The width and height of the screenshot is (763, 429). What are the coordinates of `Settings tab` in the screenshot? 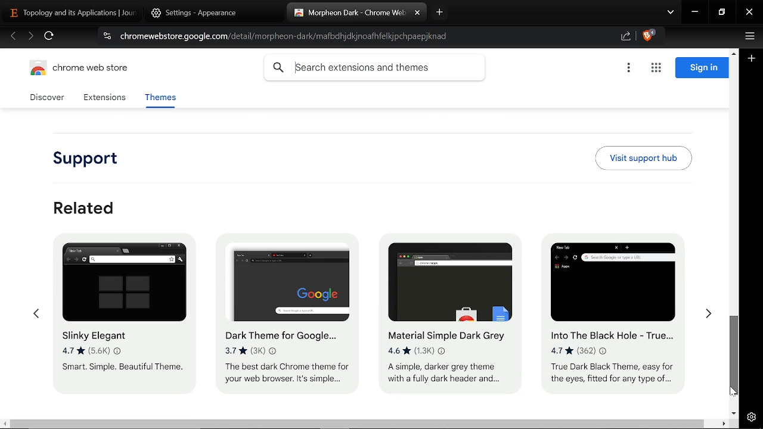 It's located at (207, 13).